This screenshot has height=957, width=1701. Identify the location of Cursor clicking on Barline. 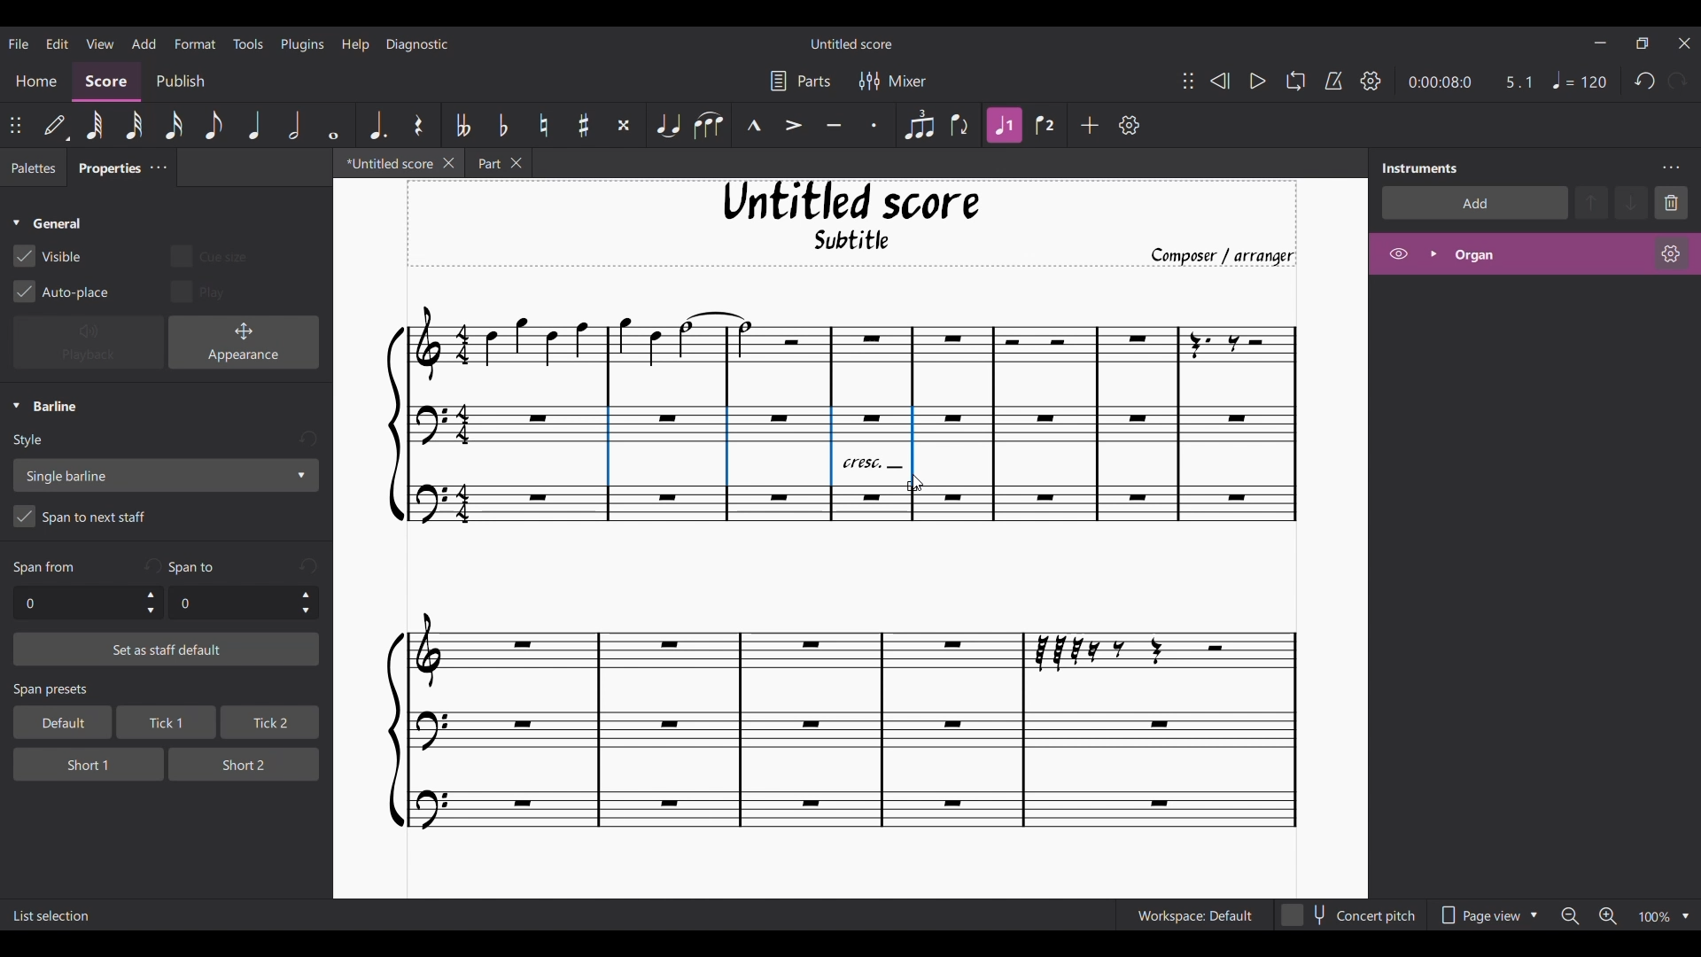
(917, 483).